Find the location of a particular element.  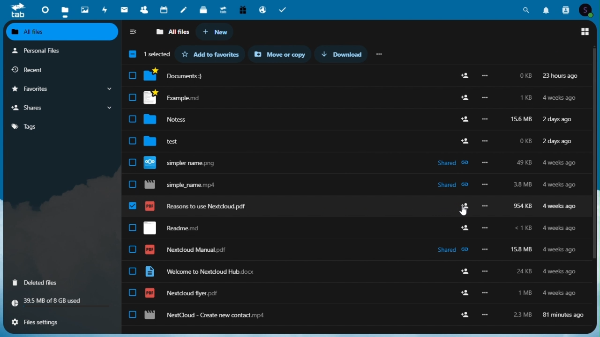

more options is located at coordinates (486, 205).